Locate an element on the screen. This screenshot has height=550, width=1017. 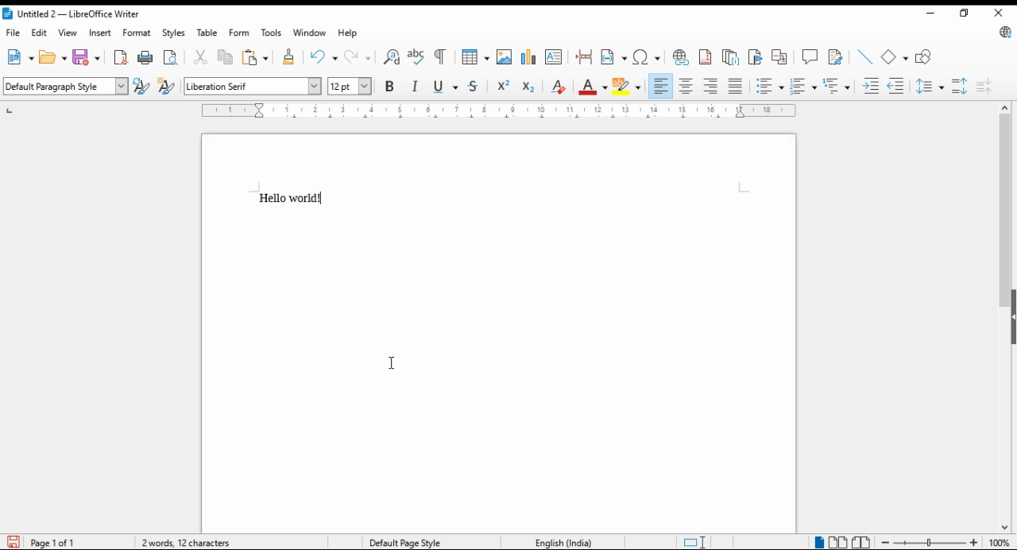
italics is located at coordinates (416, 87).